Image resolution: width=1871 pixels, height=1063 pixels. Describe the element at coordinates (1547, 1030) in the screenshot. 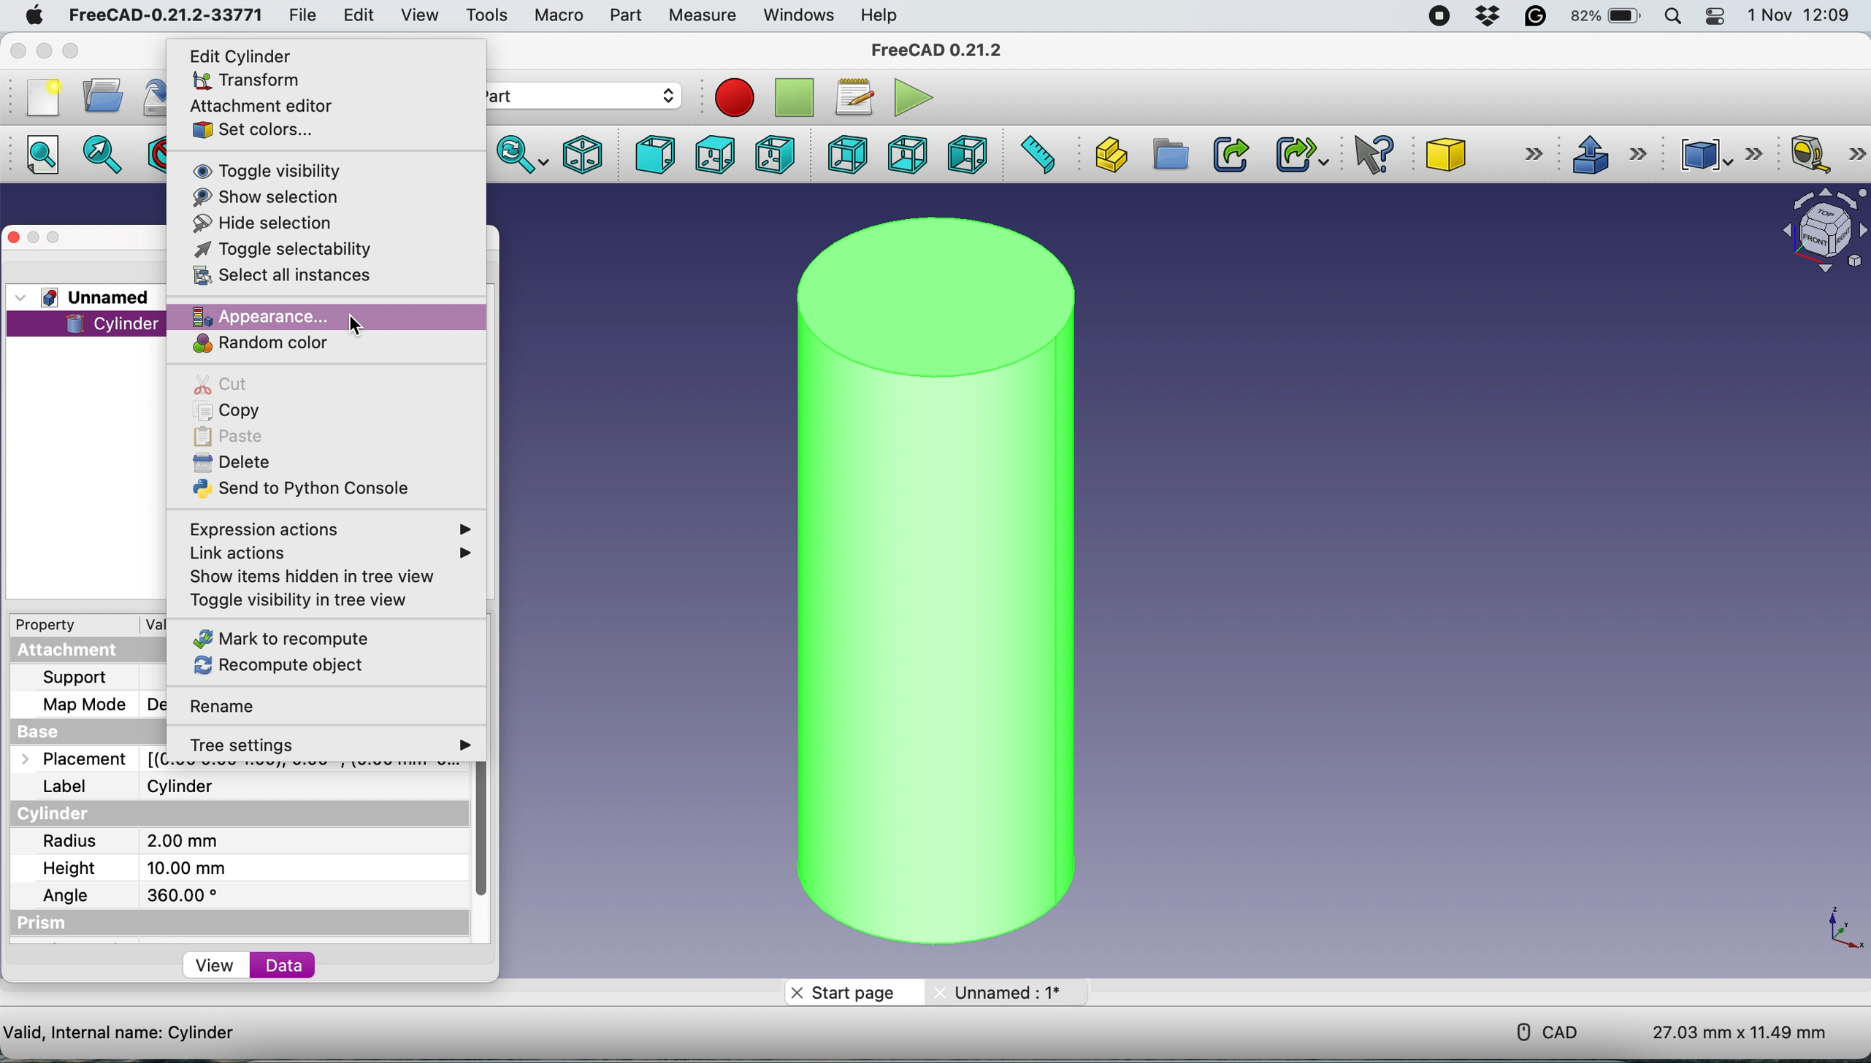

I see `cad` at that location.